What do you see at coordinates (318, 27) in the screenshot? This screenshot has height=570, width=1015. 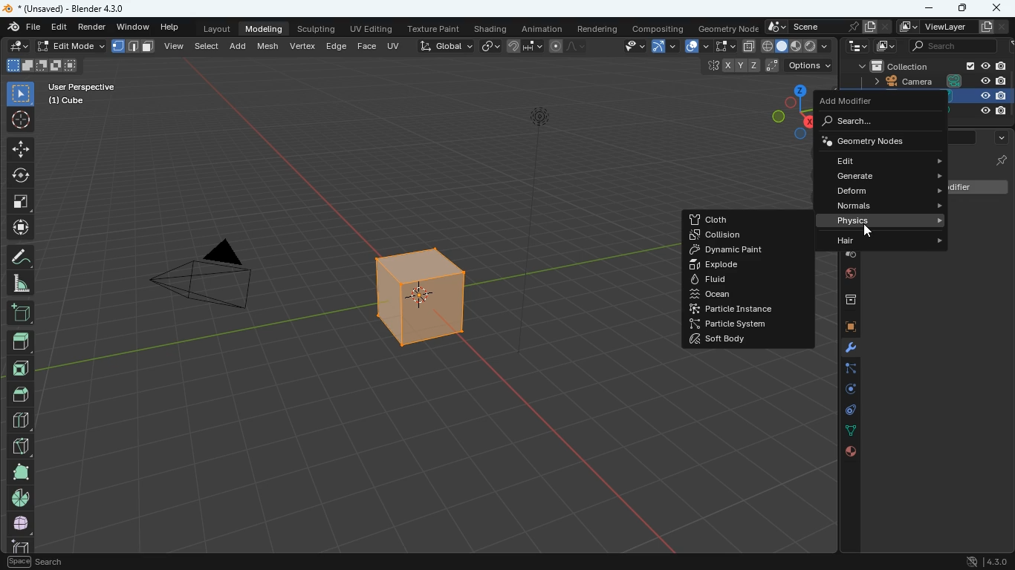 I see `sculpting` at bounding box center [318, 27].